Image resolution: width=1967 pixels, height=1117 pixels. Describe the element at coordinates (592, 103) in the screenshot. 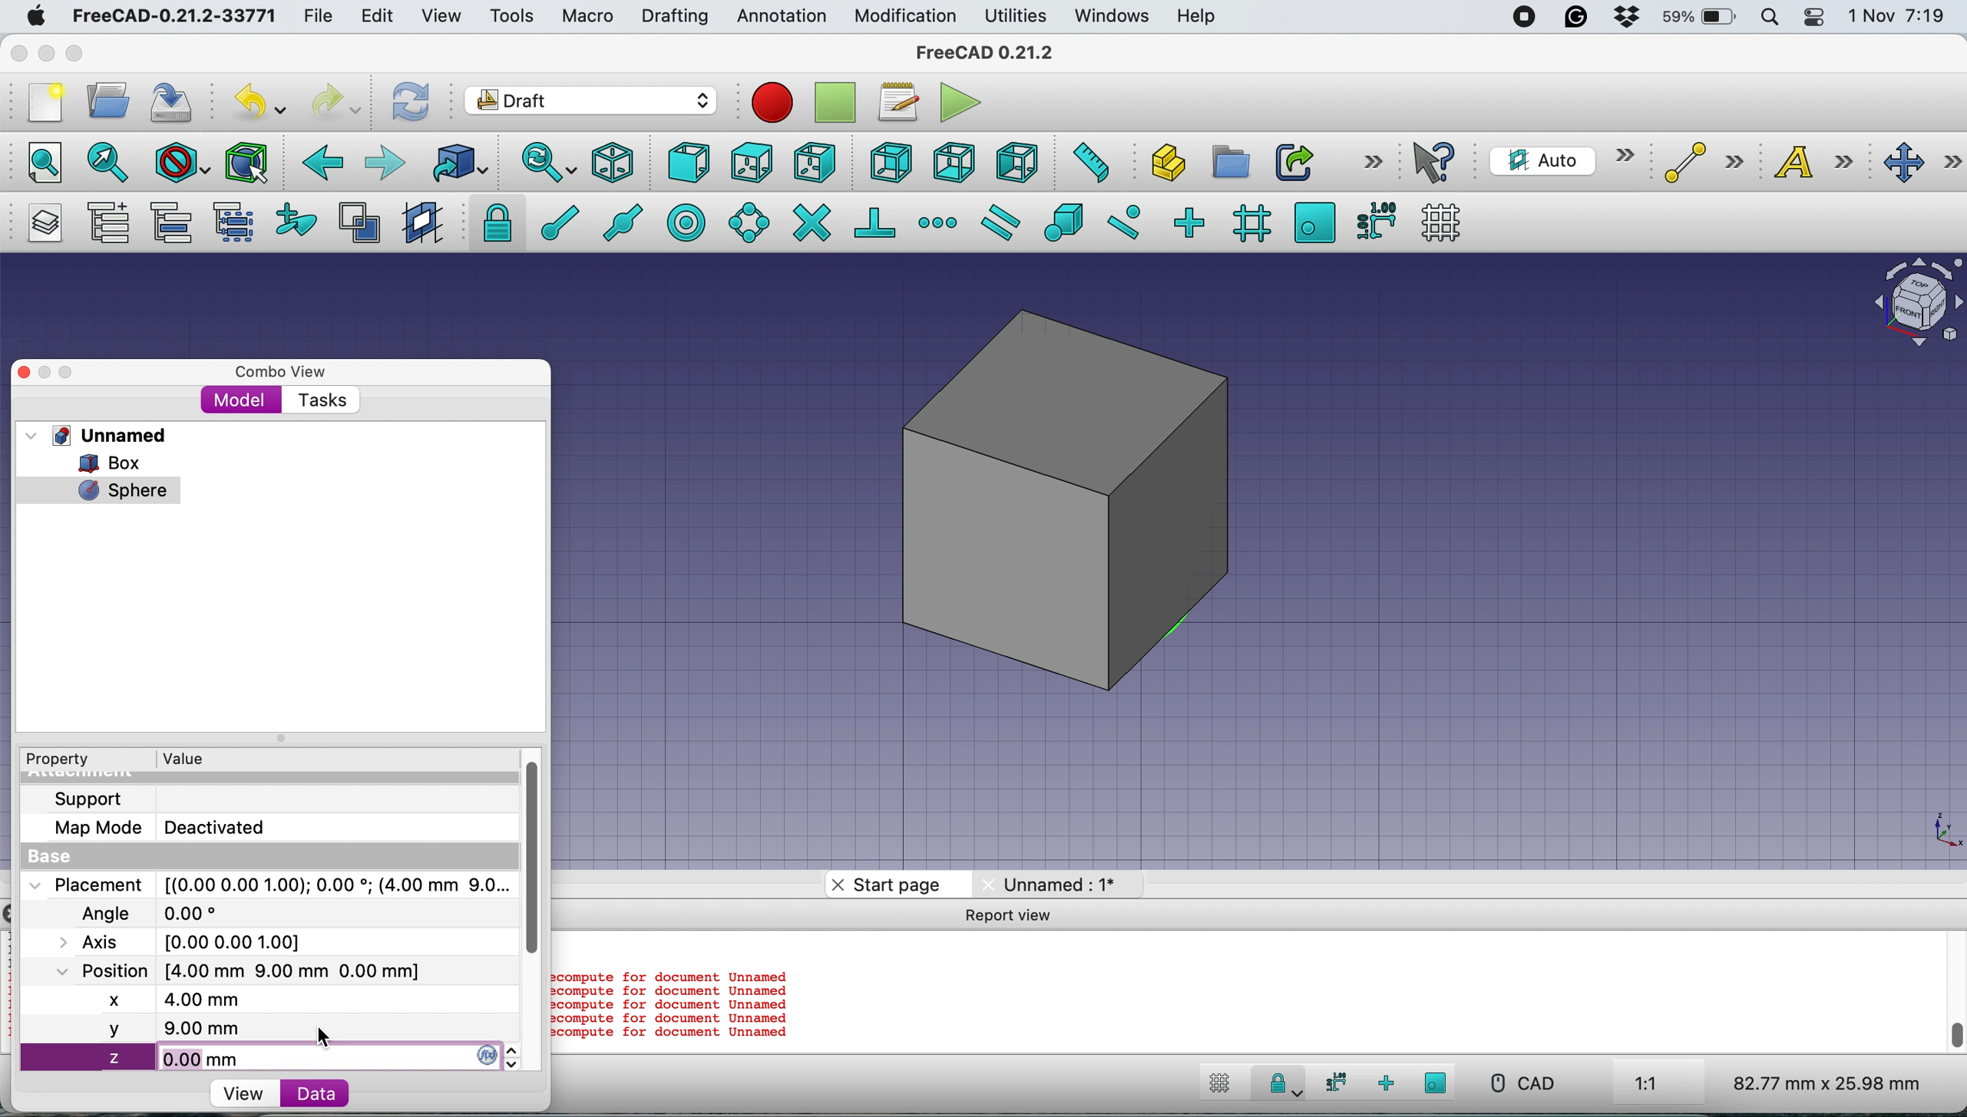

I see `workbench` at that location.